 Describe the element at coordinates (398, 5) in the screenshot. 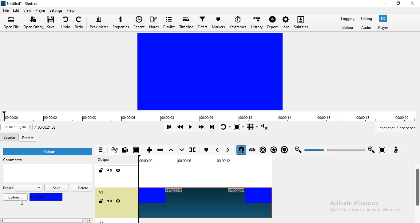

I see `restore` at that location.